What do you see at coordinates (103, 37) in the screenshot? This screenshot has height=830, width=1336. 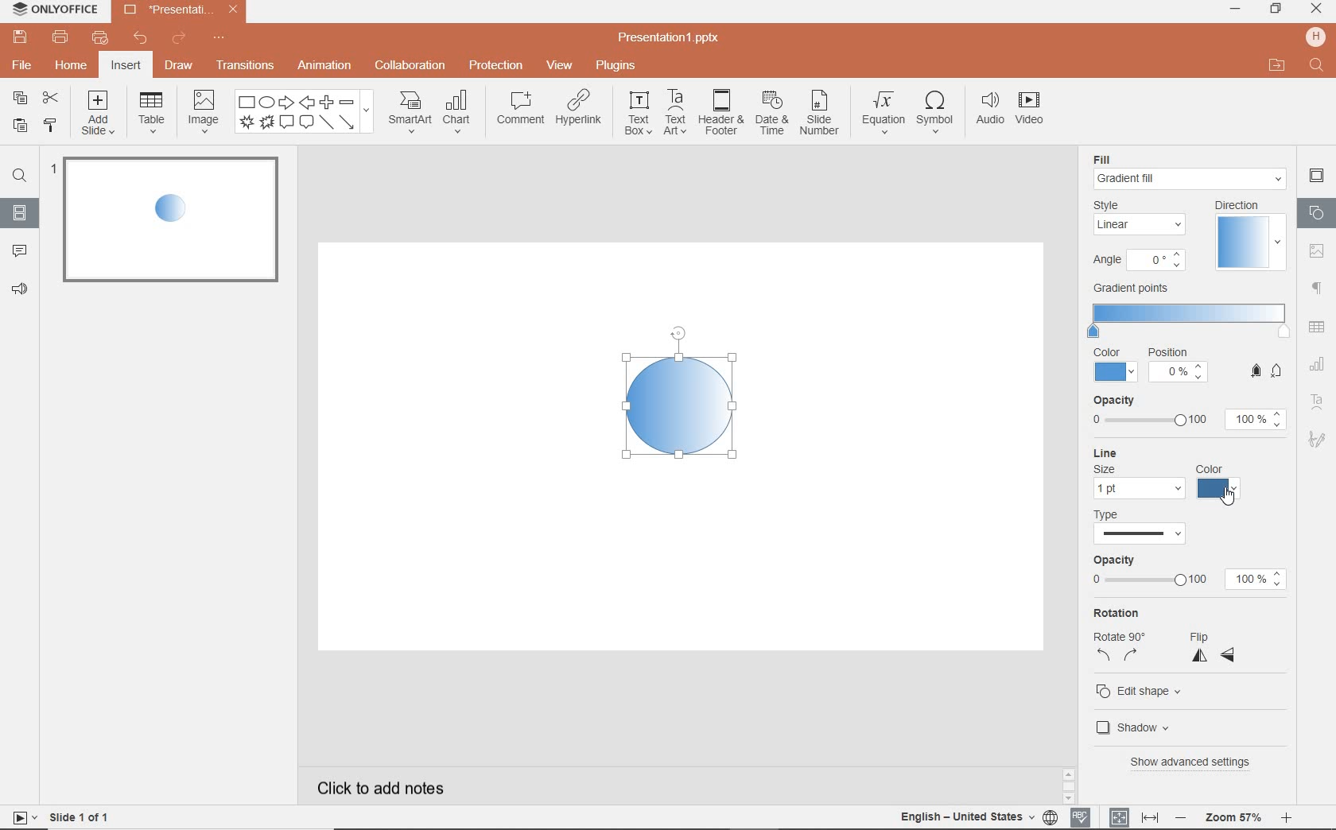 I see `quick print` at bounding box center [103, 37].